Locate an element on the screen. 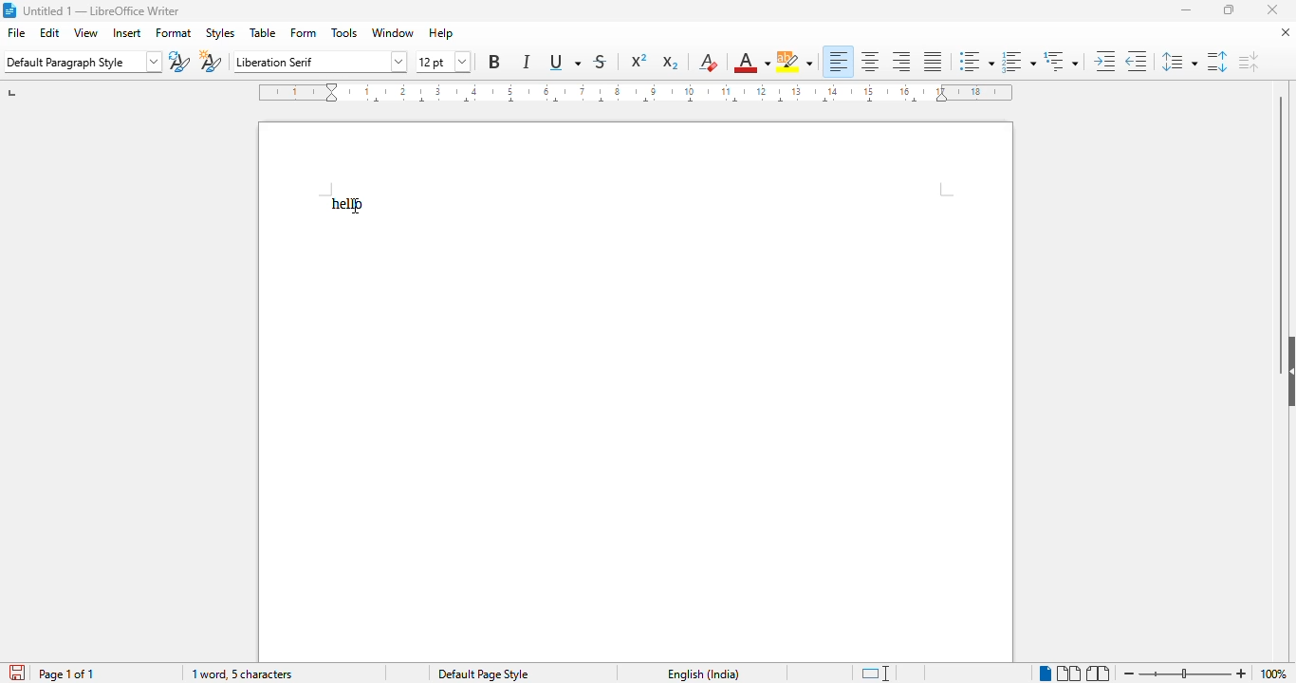 Image resolution: width=1296 pixels, height=683 pixels. vertical scroll bar is located at coordinates (1280, 212).